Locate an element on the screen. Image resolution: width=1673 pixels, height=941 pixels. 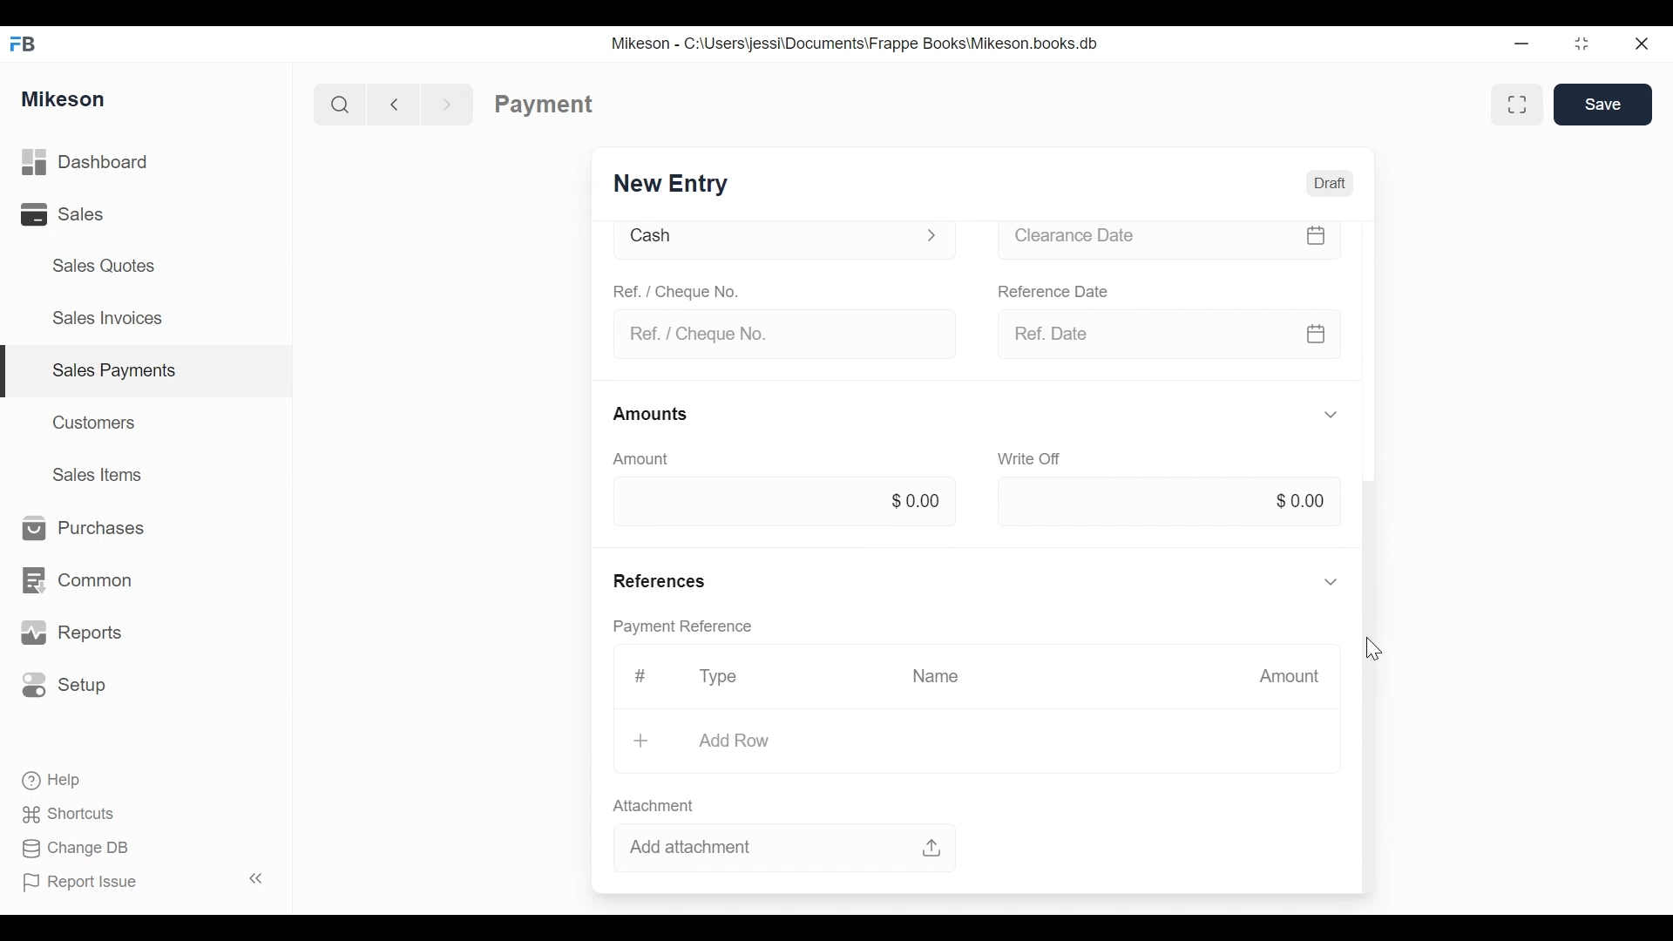
ikeson - C:\Users\jessi\Documents\Frappe Books\Mikeson.books.db is located at coordinates (852, 43).